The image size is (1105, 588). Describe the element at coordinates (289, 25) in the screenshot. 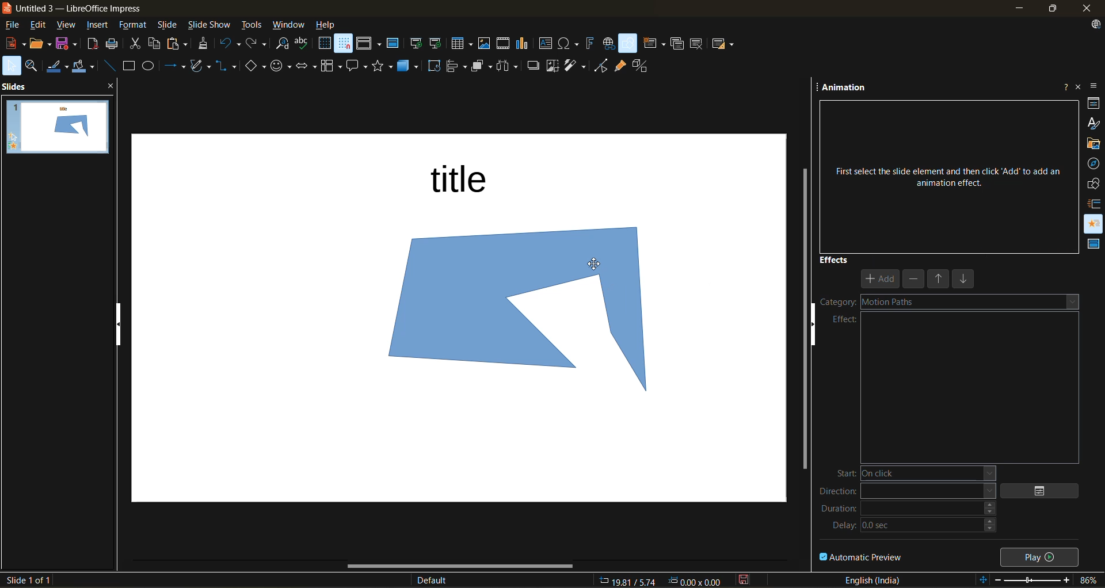

I see `window` at that location.